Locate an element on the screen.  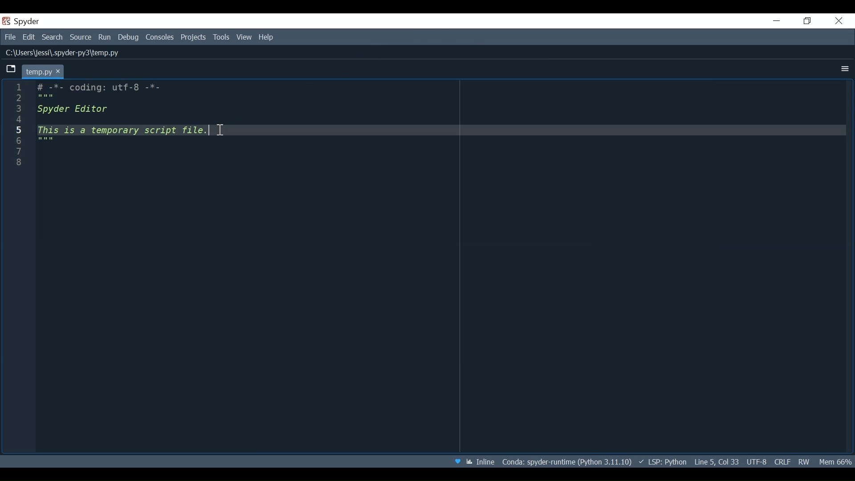
Line column is located at coordinates (17, 267).